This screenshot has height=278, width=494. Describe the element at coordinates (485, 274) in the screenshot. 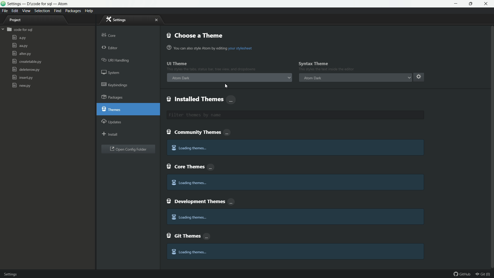

I see `git` at that location.